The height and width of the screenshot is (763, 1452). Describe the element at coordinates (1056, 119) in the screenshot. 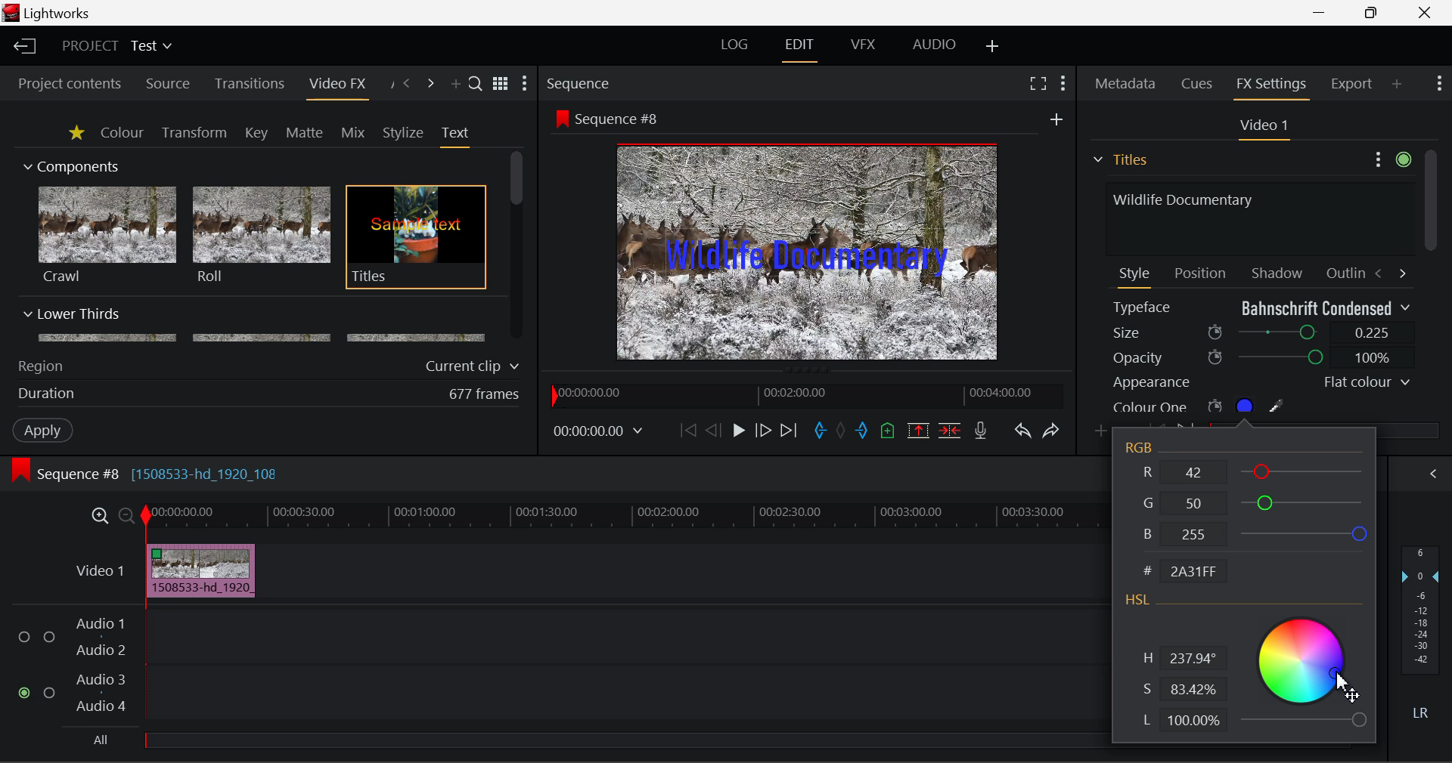

I see `add` at that location.